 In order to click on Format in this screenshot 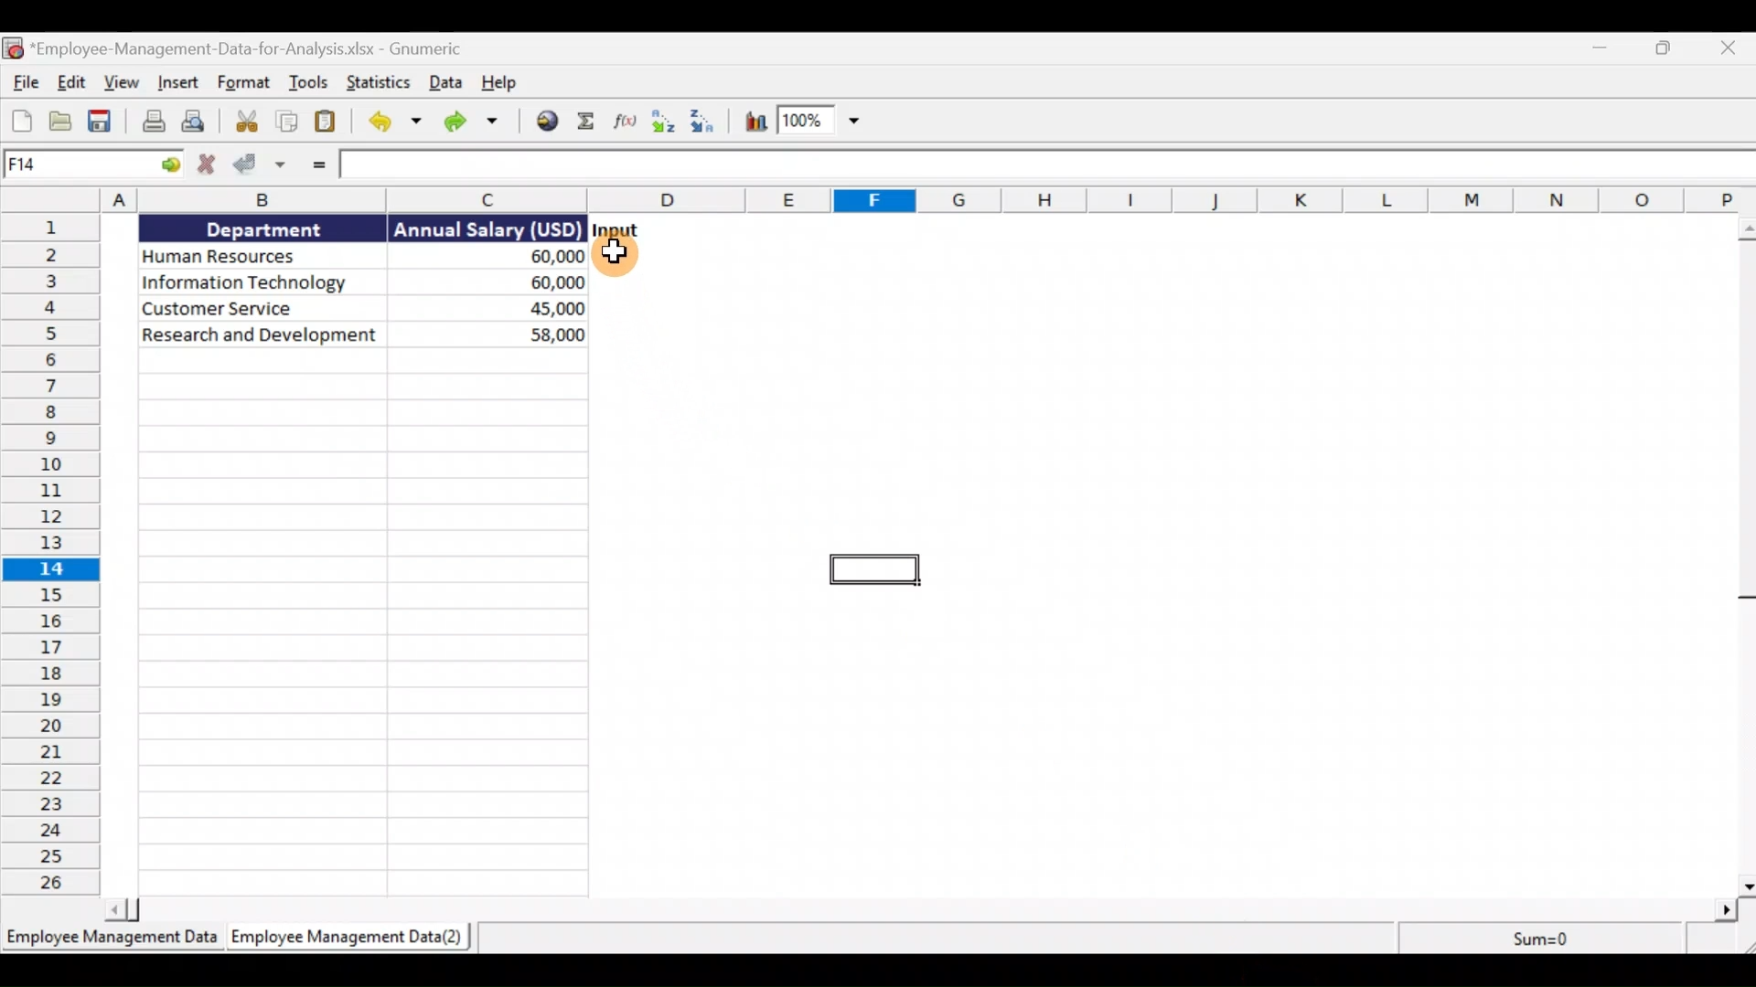, I will do `click(248, 82)`.